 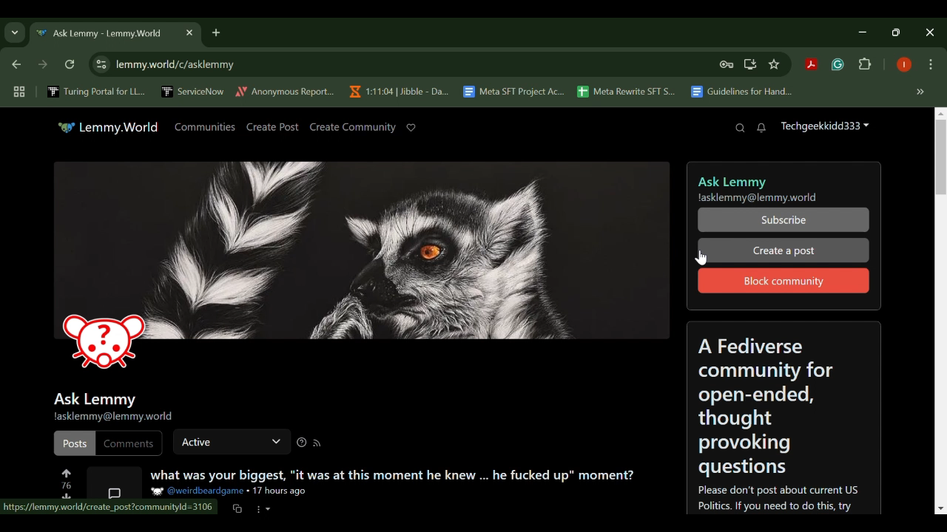 What do you see at coordinates (904, 66) in the screenshot?
I see `Browser Profile ` at bounding box center [904, 66].